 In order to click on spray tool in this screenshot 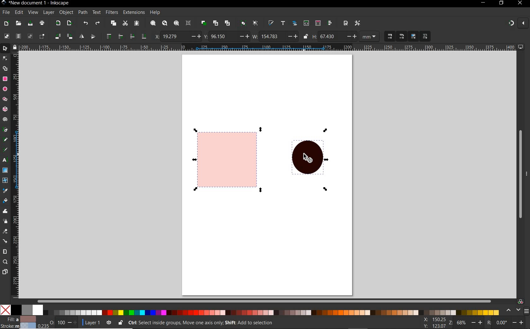, I will do `click(6, 222)`.